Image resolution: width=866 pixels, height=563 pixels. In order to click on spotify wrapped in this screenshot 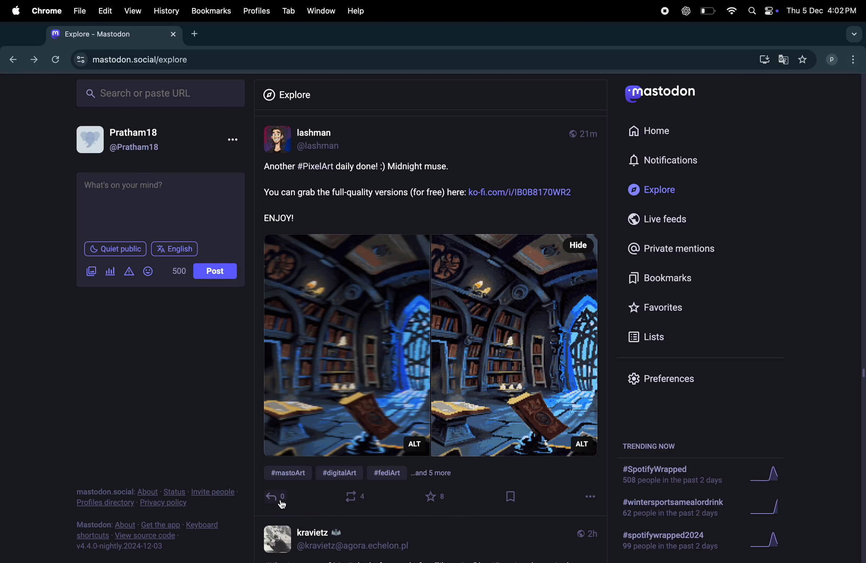, I will do `click(675, 544)`.